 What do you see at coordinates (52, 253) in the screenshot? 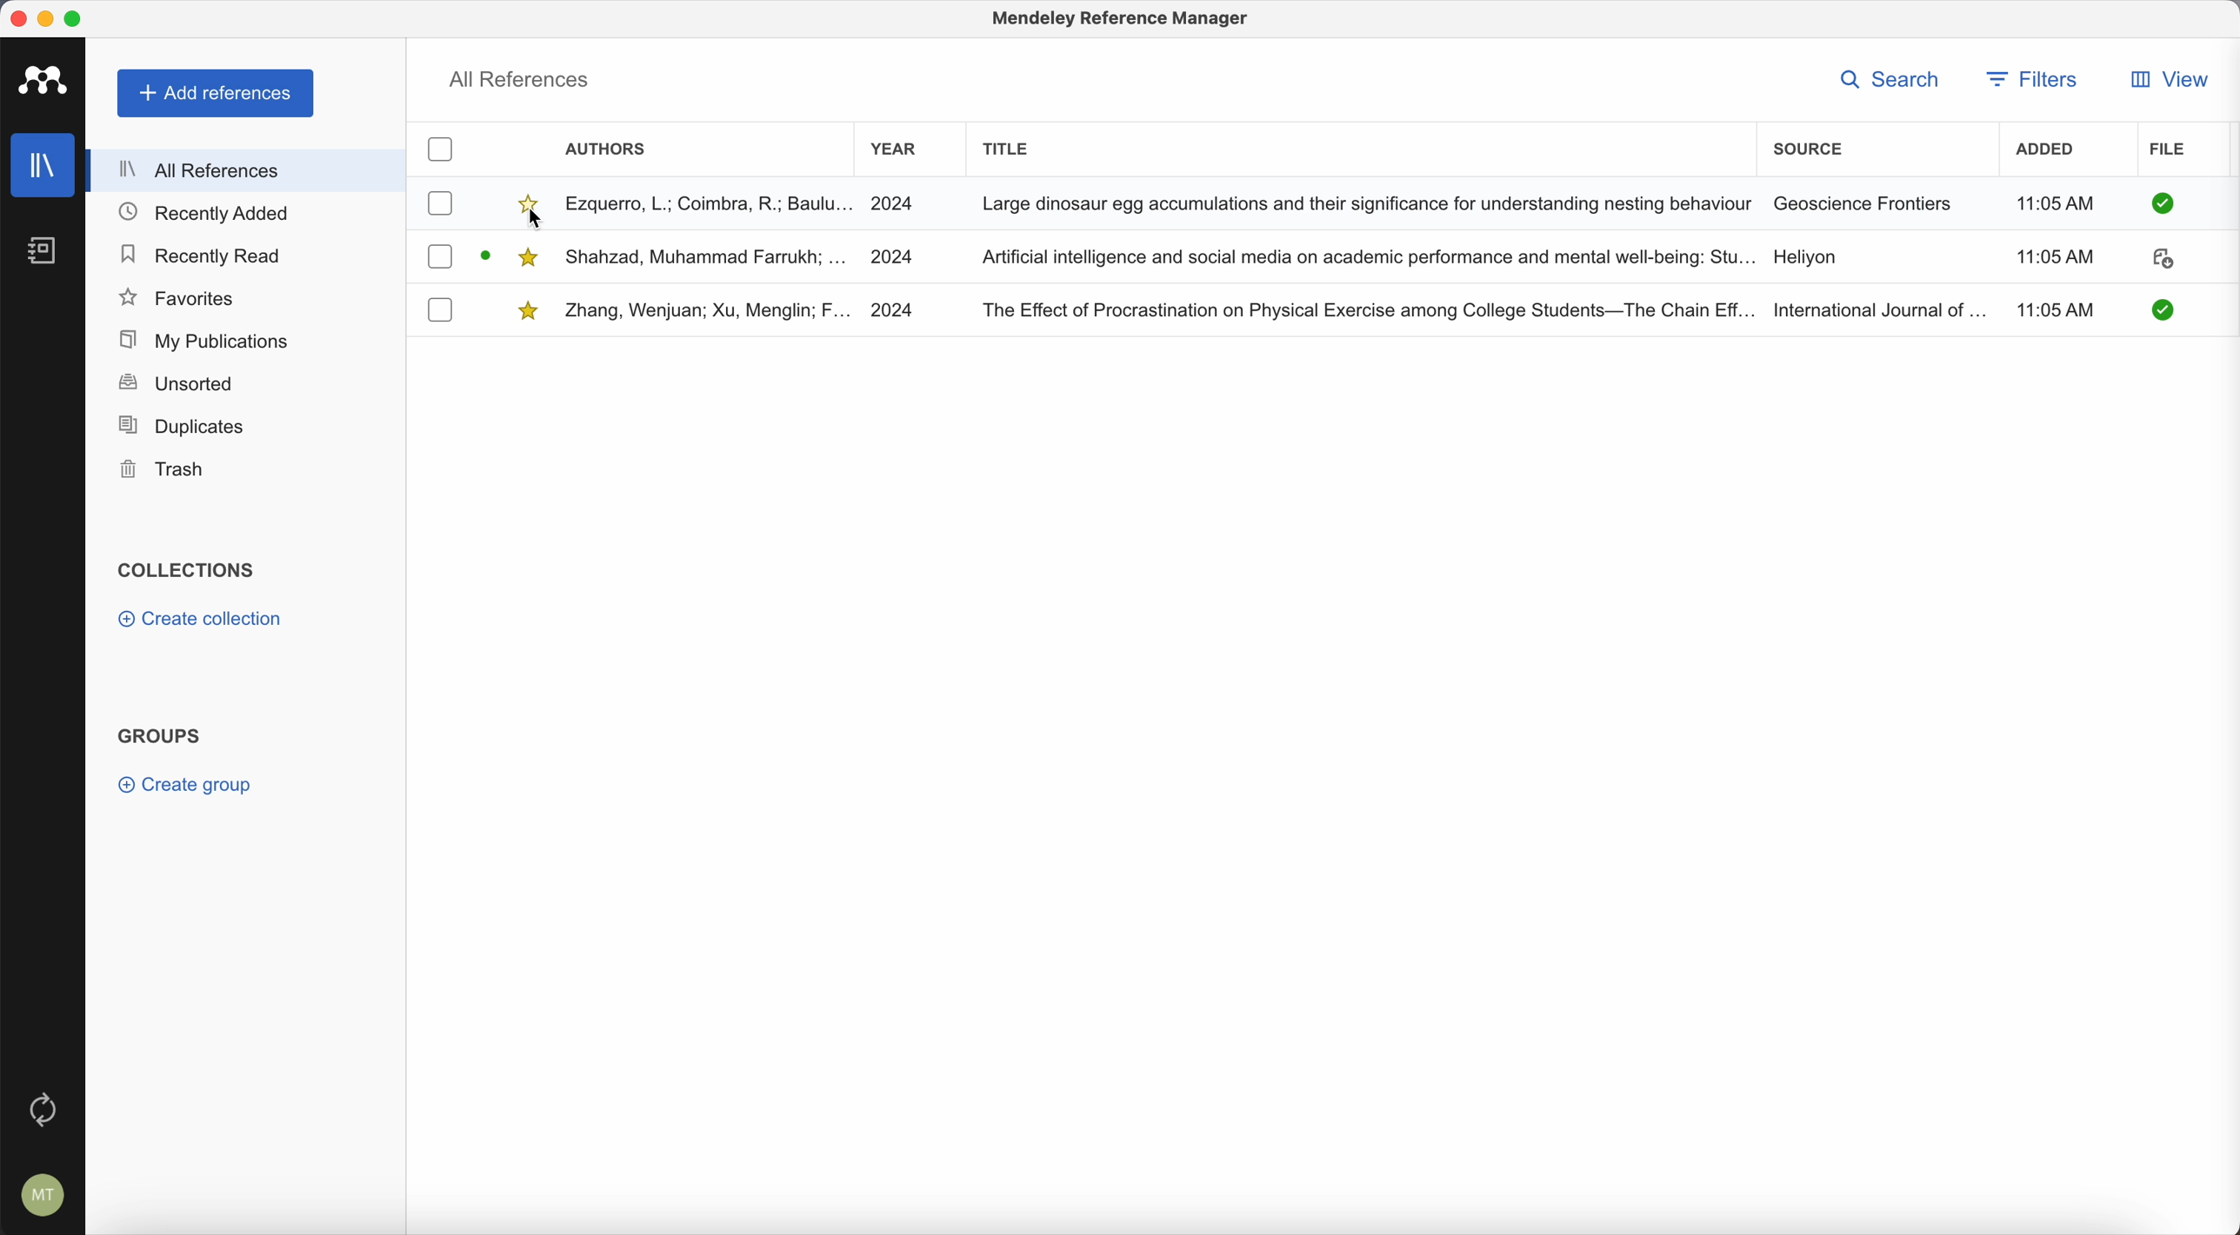
I see `notebook` at bounding box center [52, 253].